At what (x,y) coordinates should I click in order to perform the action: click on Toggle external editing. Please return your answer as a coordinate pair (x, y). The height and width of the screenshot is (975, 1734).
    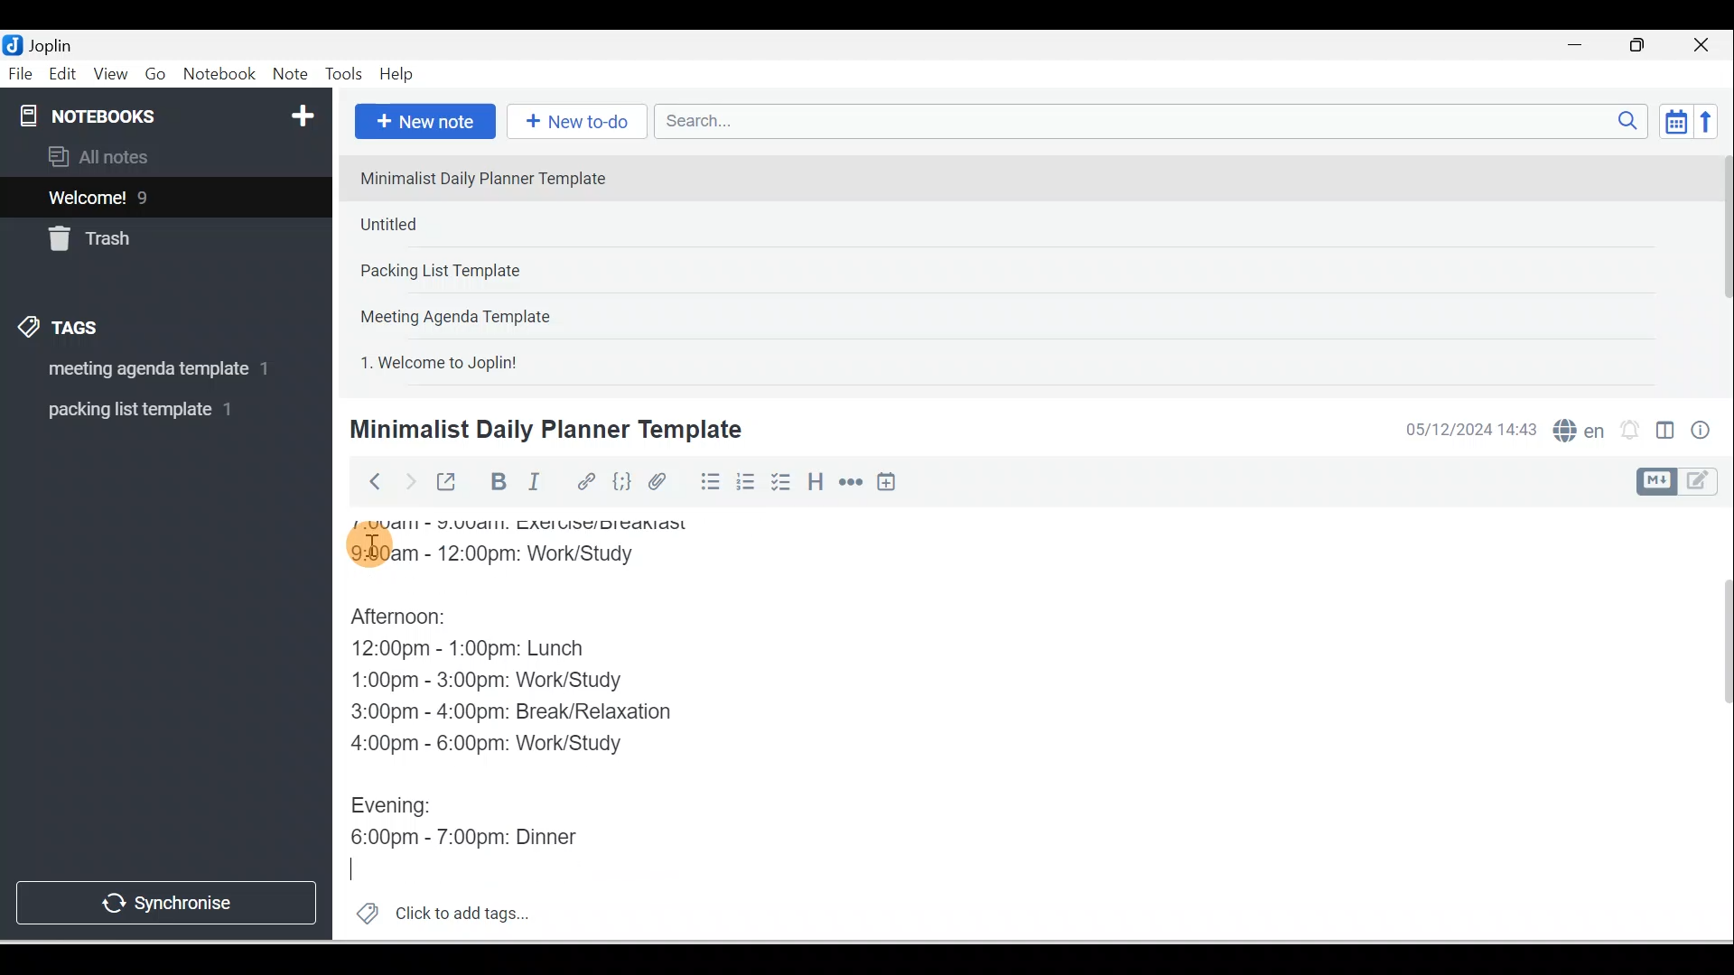
    Looking at the image, I should click on (449, 486).